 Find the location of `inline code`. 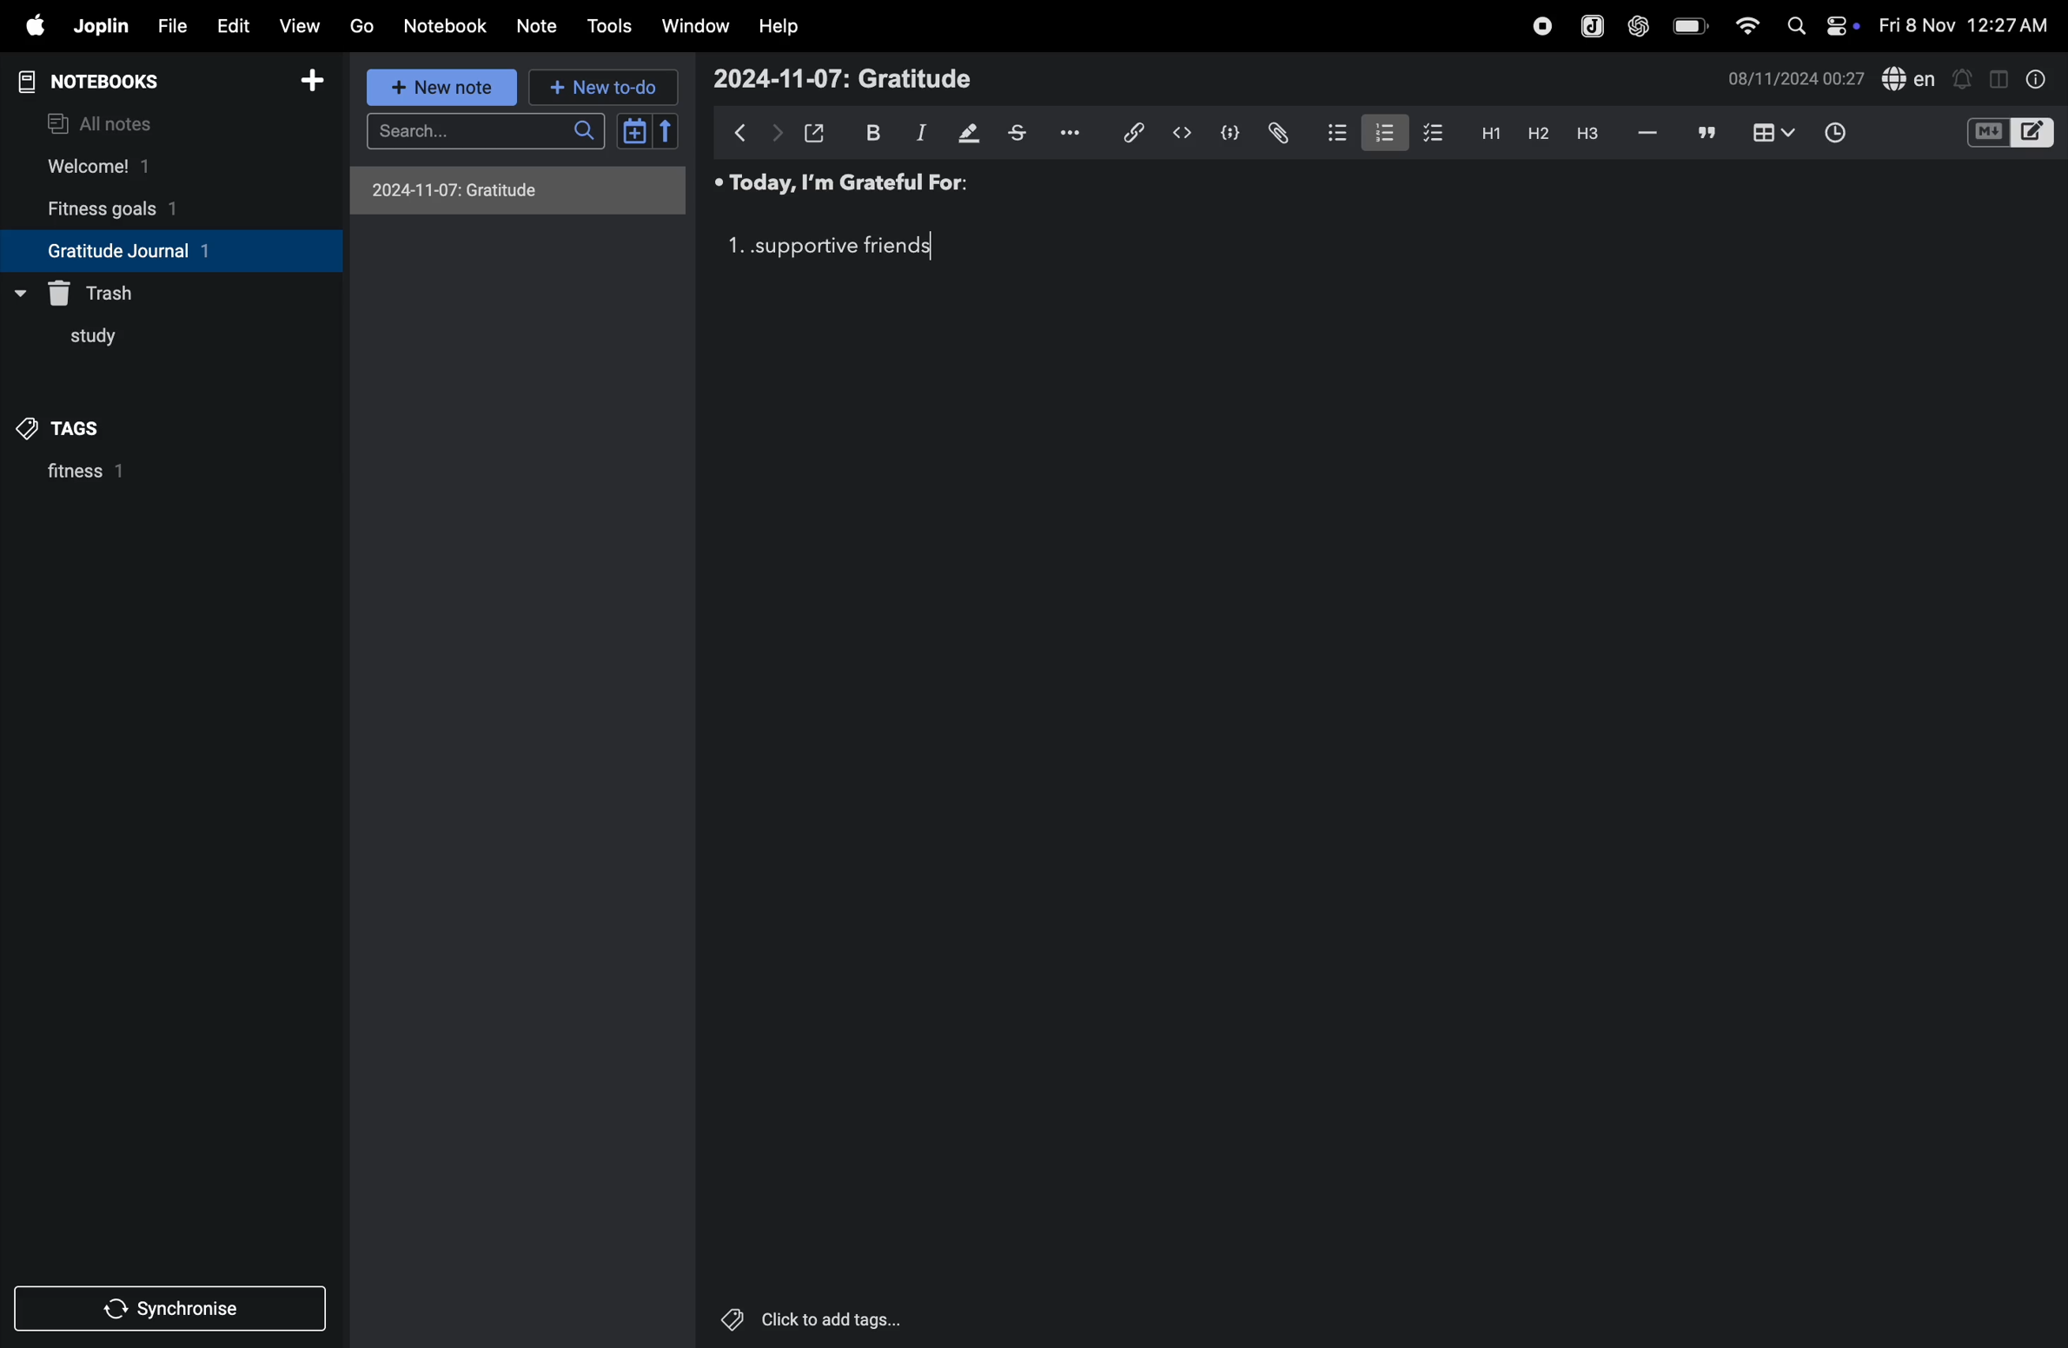

inline code is located at coordinates (1179, 135).